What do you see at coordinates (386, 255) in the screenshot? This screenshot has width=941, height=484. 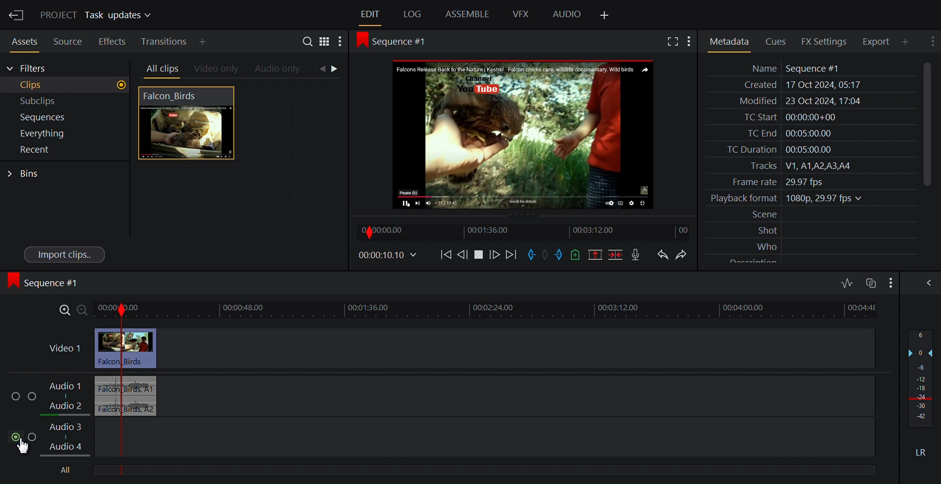 I see `Timecodes and reels` at bounding box center [386, 255].